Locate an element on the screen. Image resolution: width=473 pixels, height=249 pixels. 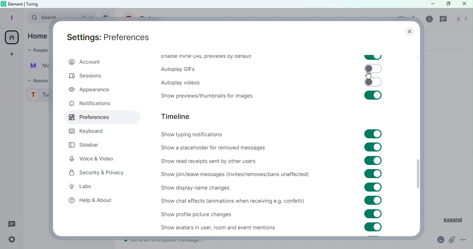
People is located at coordinates (36, 51).